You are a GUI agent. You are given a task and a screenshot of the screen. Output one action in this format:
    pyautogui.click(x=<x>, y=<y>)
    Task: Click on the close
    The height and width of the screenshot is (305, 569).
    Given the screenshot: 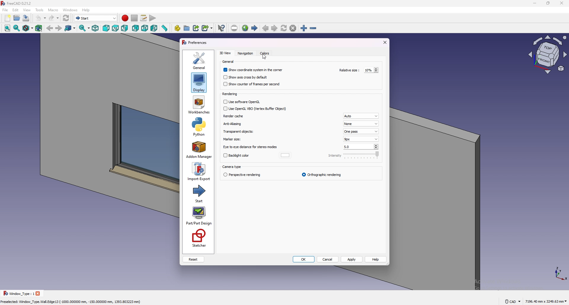 What is the action you would take?
    pyautogui.click(x=39, y=293)
    